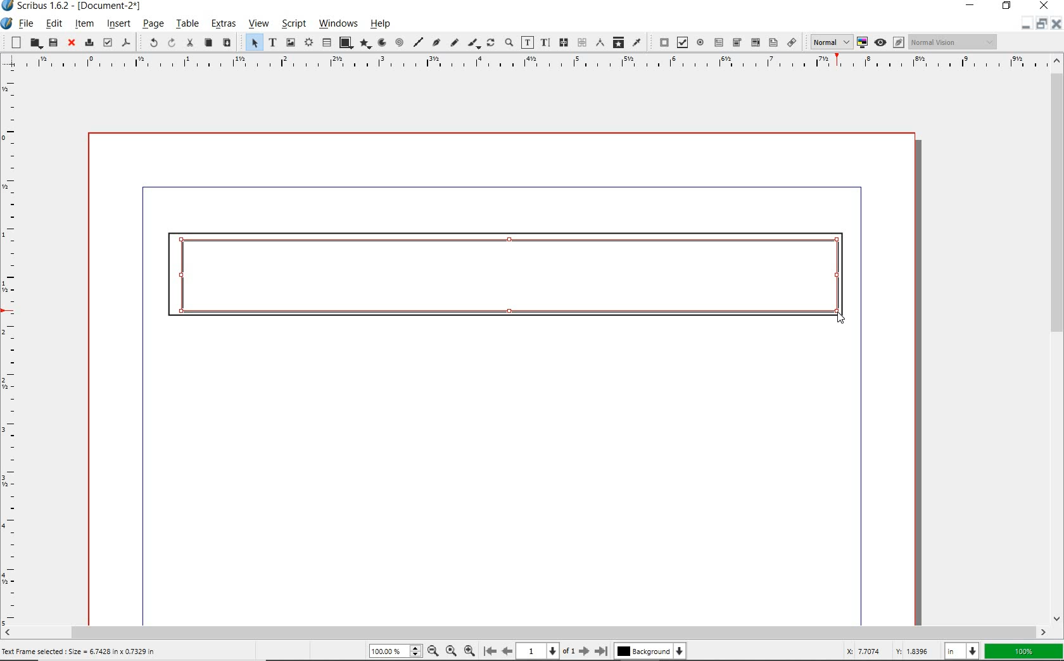  I want to click on scrollbar, so click(1058, 339).